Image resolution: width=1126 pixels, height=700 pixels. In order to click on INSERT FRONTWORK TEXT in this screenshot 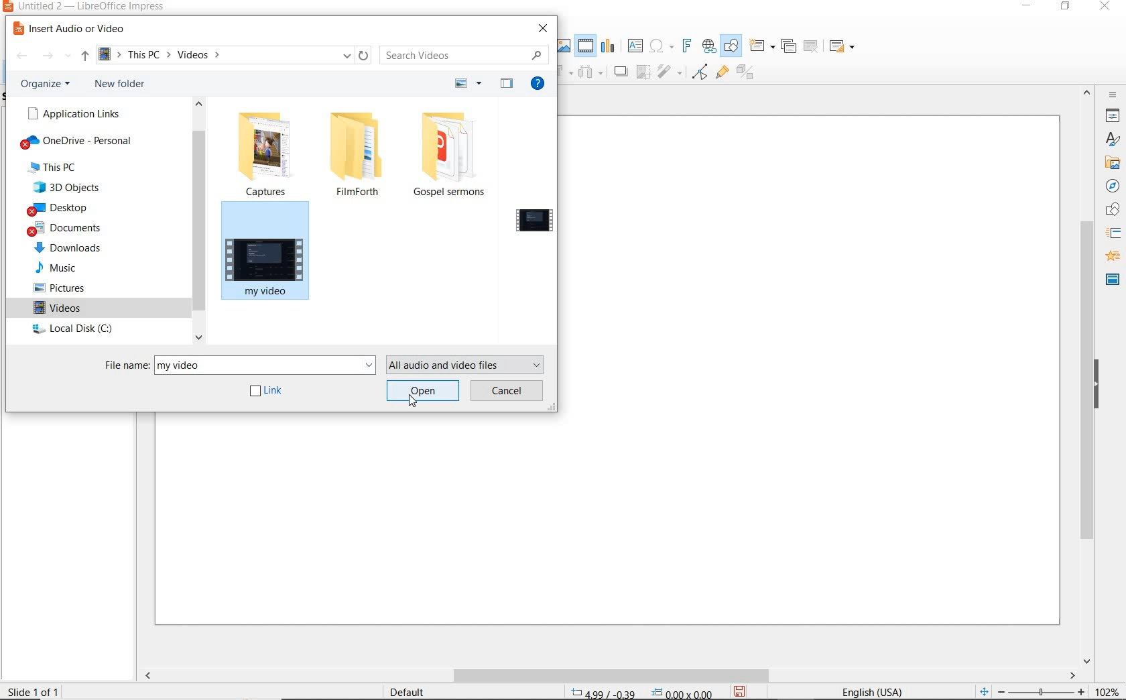, I will do `click(686, 45)`.